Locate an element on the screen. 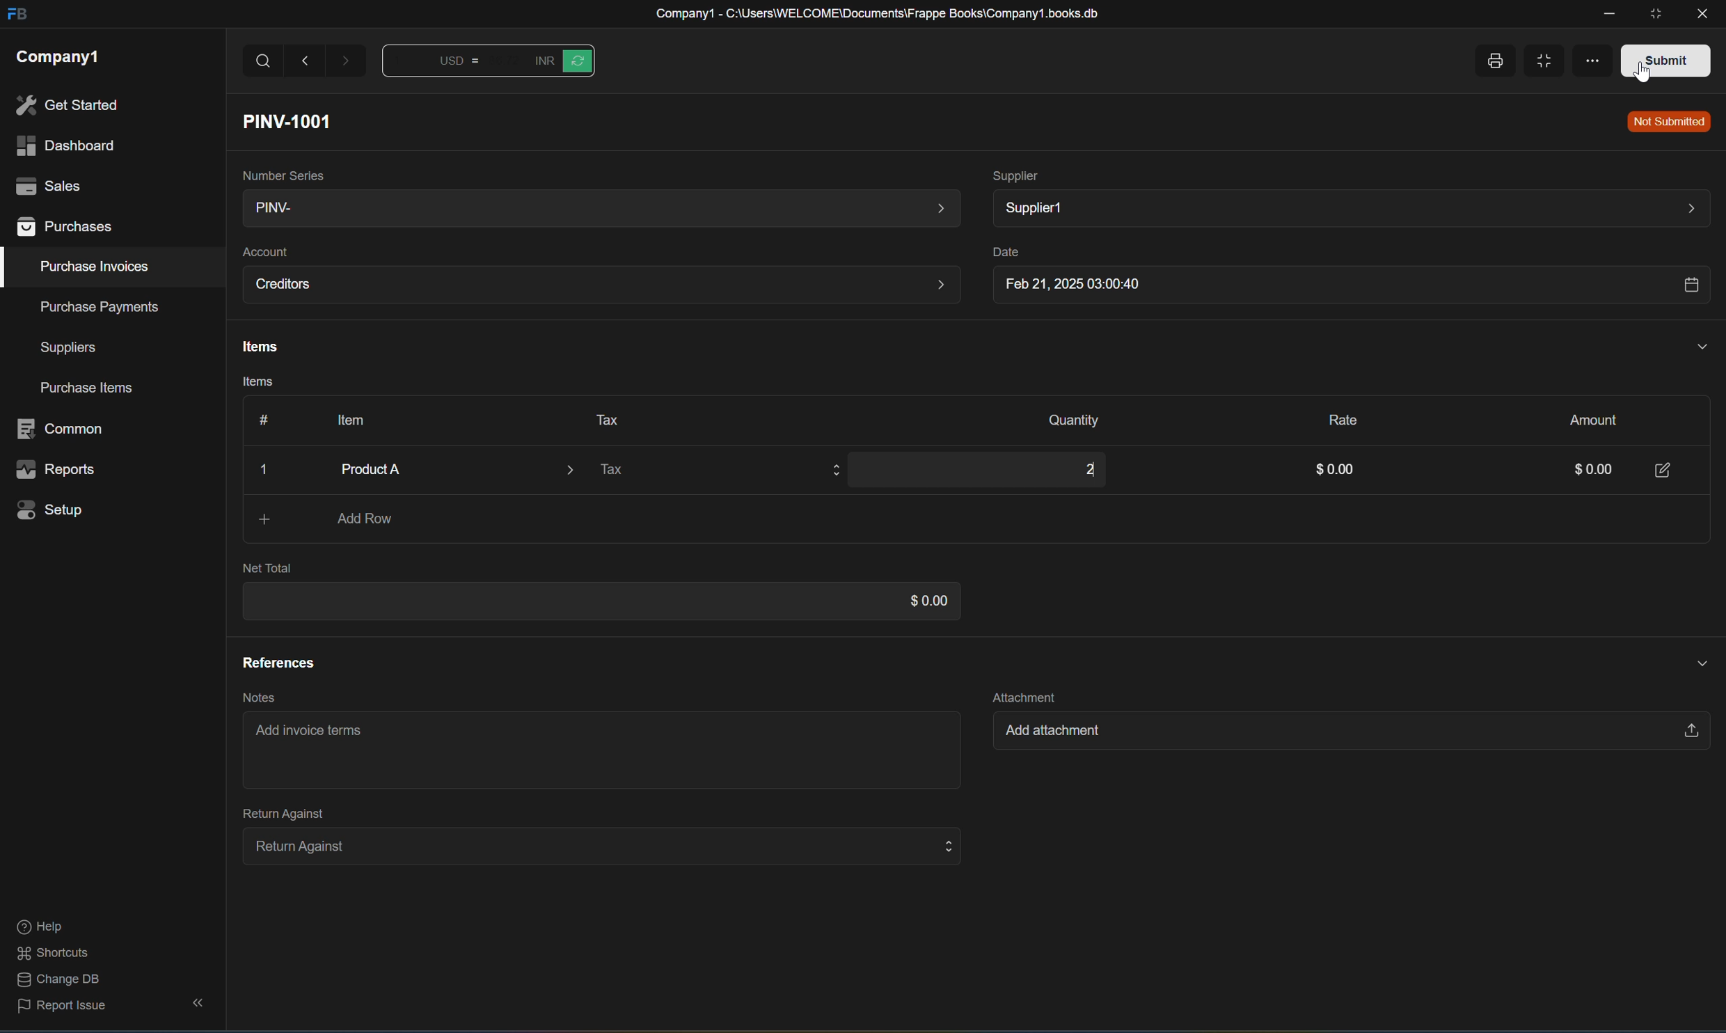 The image size is (1726, 1033). suppliers is located at coordinates (68, 348).